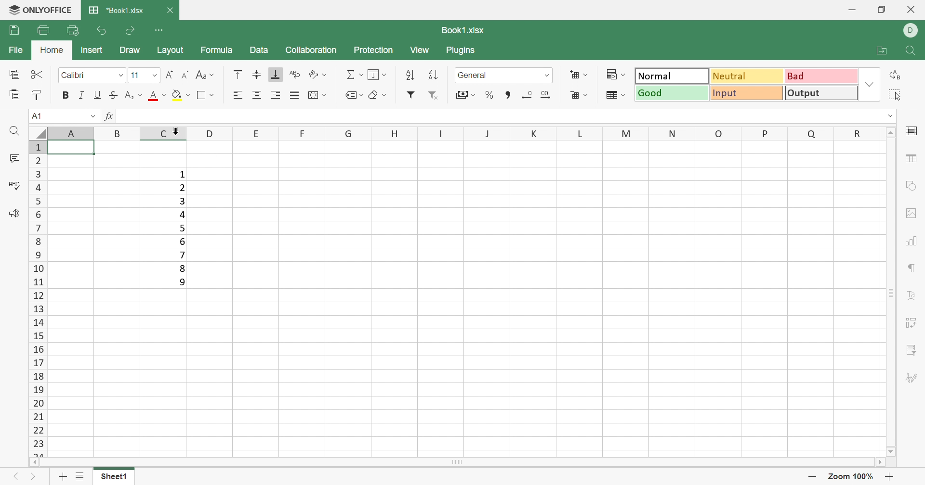 The width and height of the screenshot is (925, 485). What do you see at coordinates (463, 30) in the screenshot?
I see `Book1.xlsx` at bounding box center [463, 30].